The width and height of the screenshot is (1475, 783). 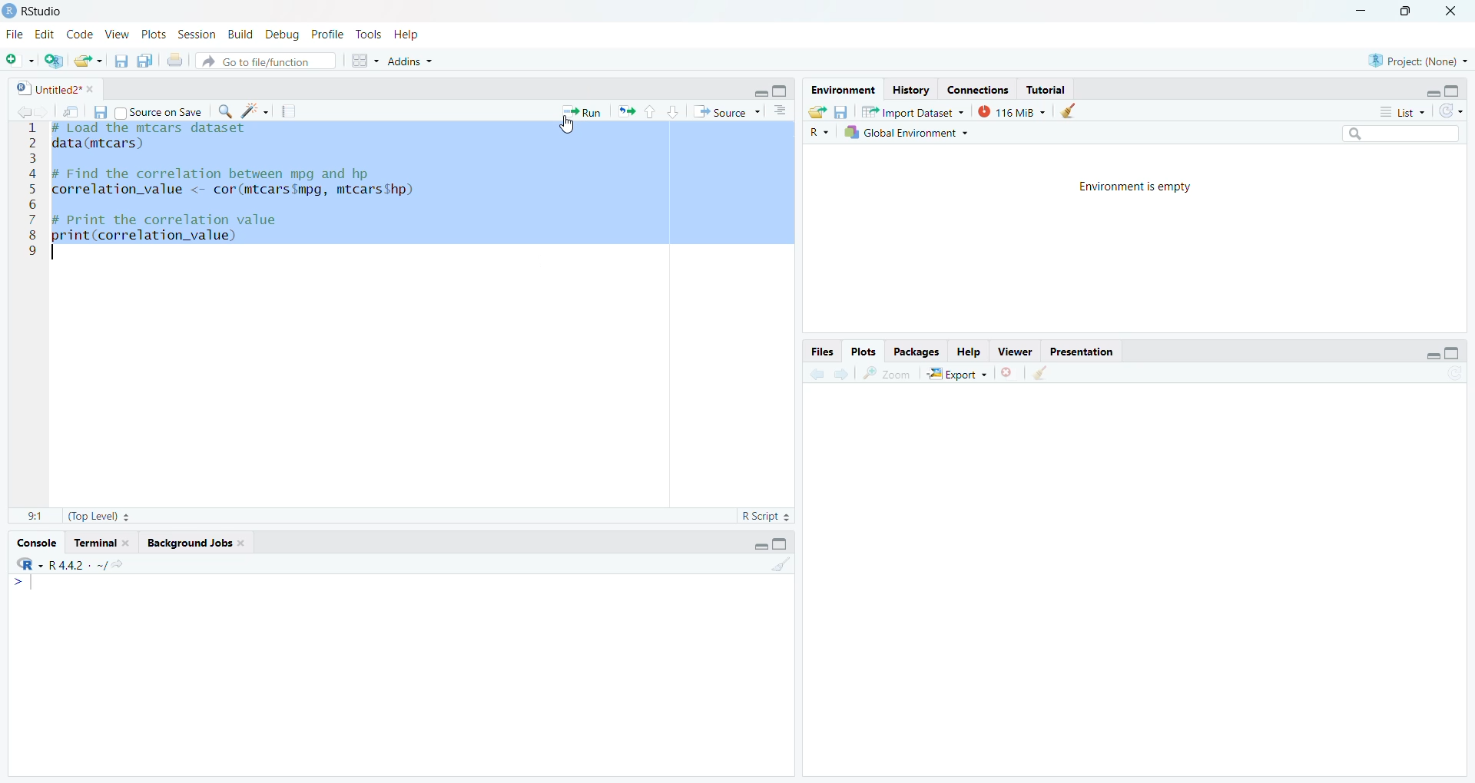 What do you see at coordinates (119, 61) in the screenshot?
I see `Save current document (Ctrl + S)` at bounding box center [119, 61].